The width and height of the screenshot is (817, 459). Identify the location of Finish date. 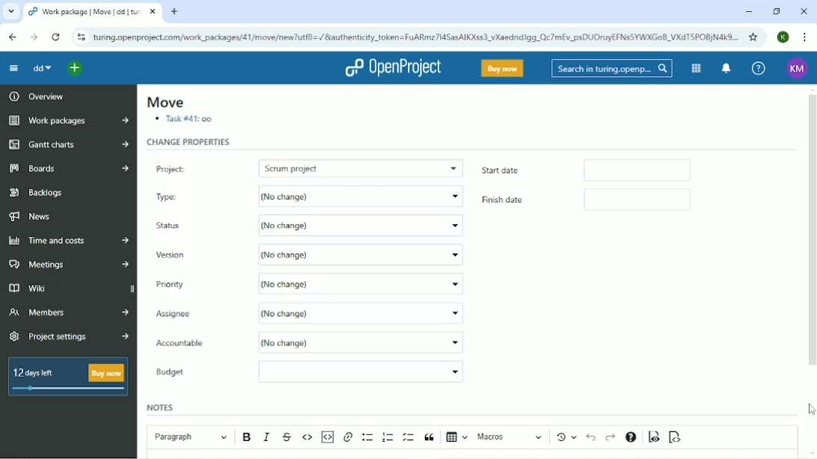
(512, 201).